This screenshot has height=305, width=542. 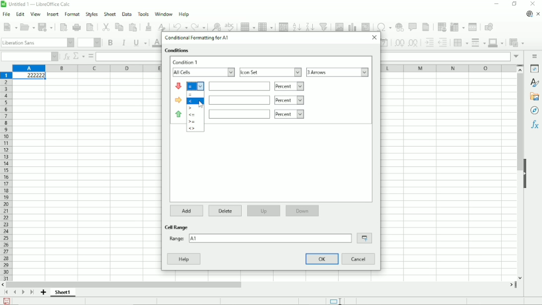 I want to click on Freeze columns and rows, so click(x=457, y=26).